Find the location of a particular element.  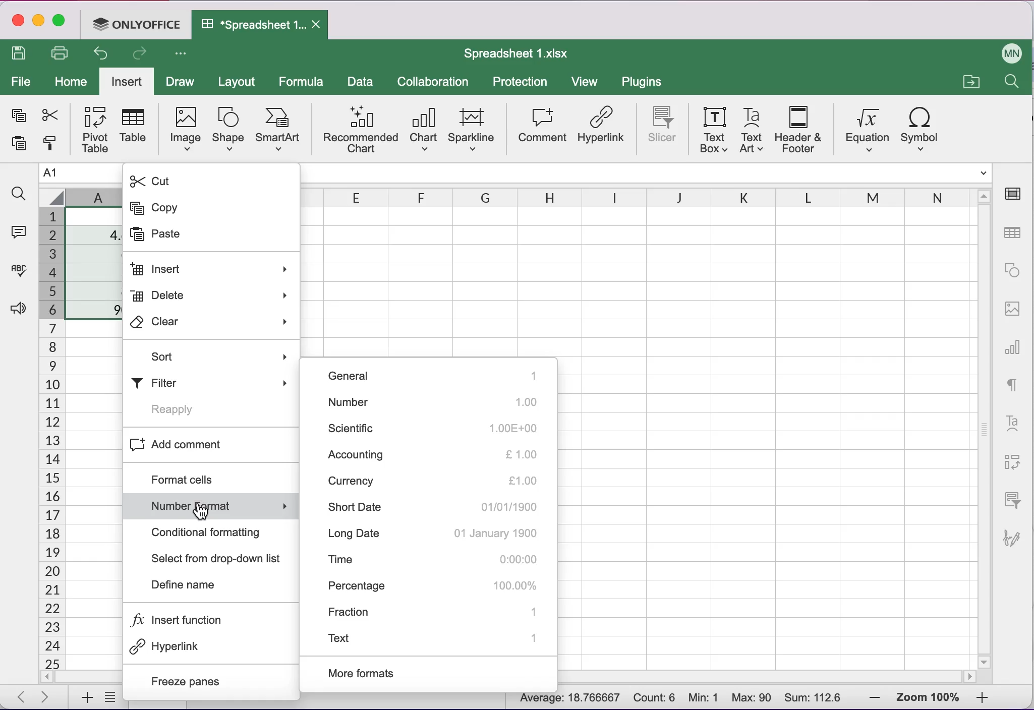

text is located at coordinates (434, 638).